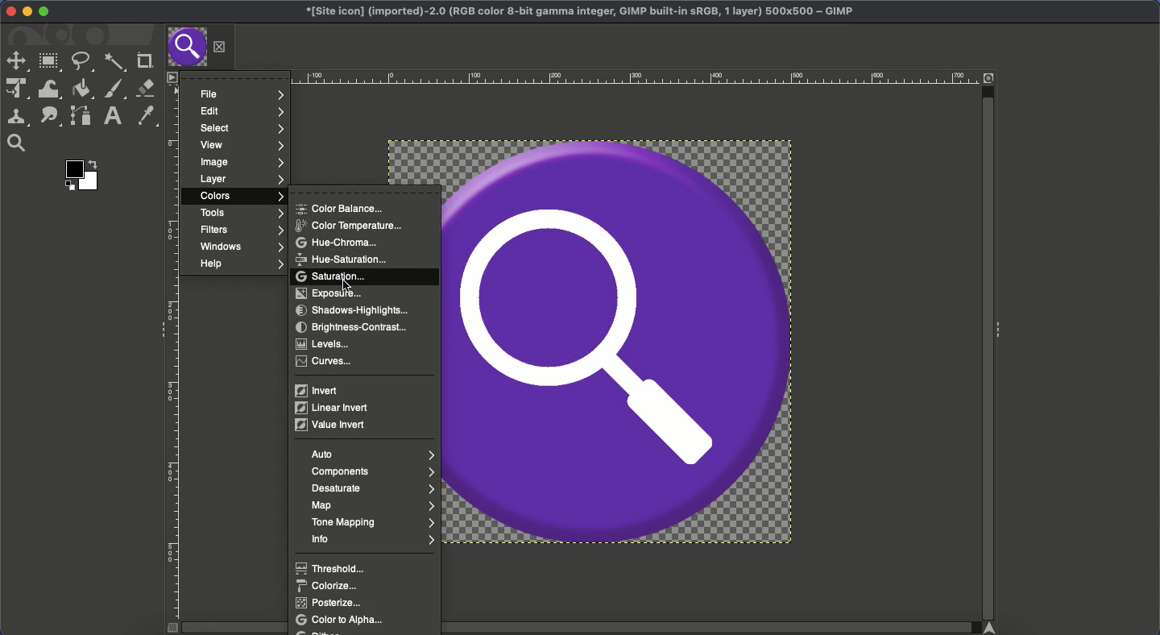 The image size is (1160, 635). What do you see at coordinates (10, 10) in the screenshot?
I see `Close` at bounding box center [10, 10].